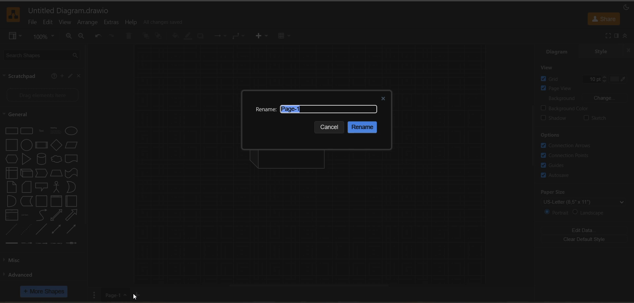 Image resolution: width=634 pixels, height=303 pixels. What do you see at coordinates (551, 135) in the screenshot?
I see `options` at bounding box center [551, 135].